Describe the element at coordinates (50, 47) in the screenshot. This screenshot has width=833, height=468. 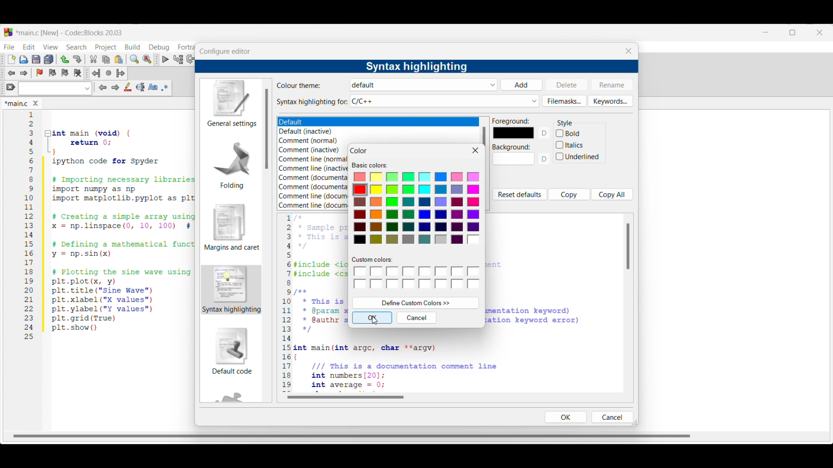
I see `View menu` at that location.